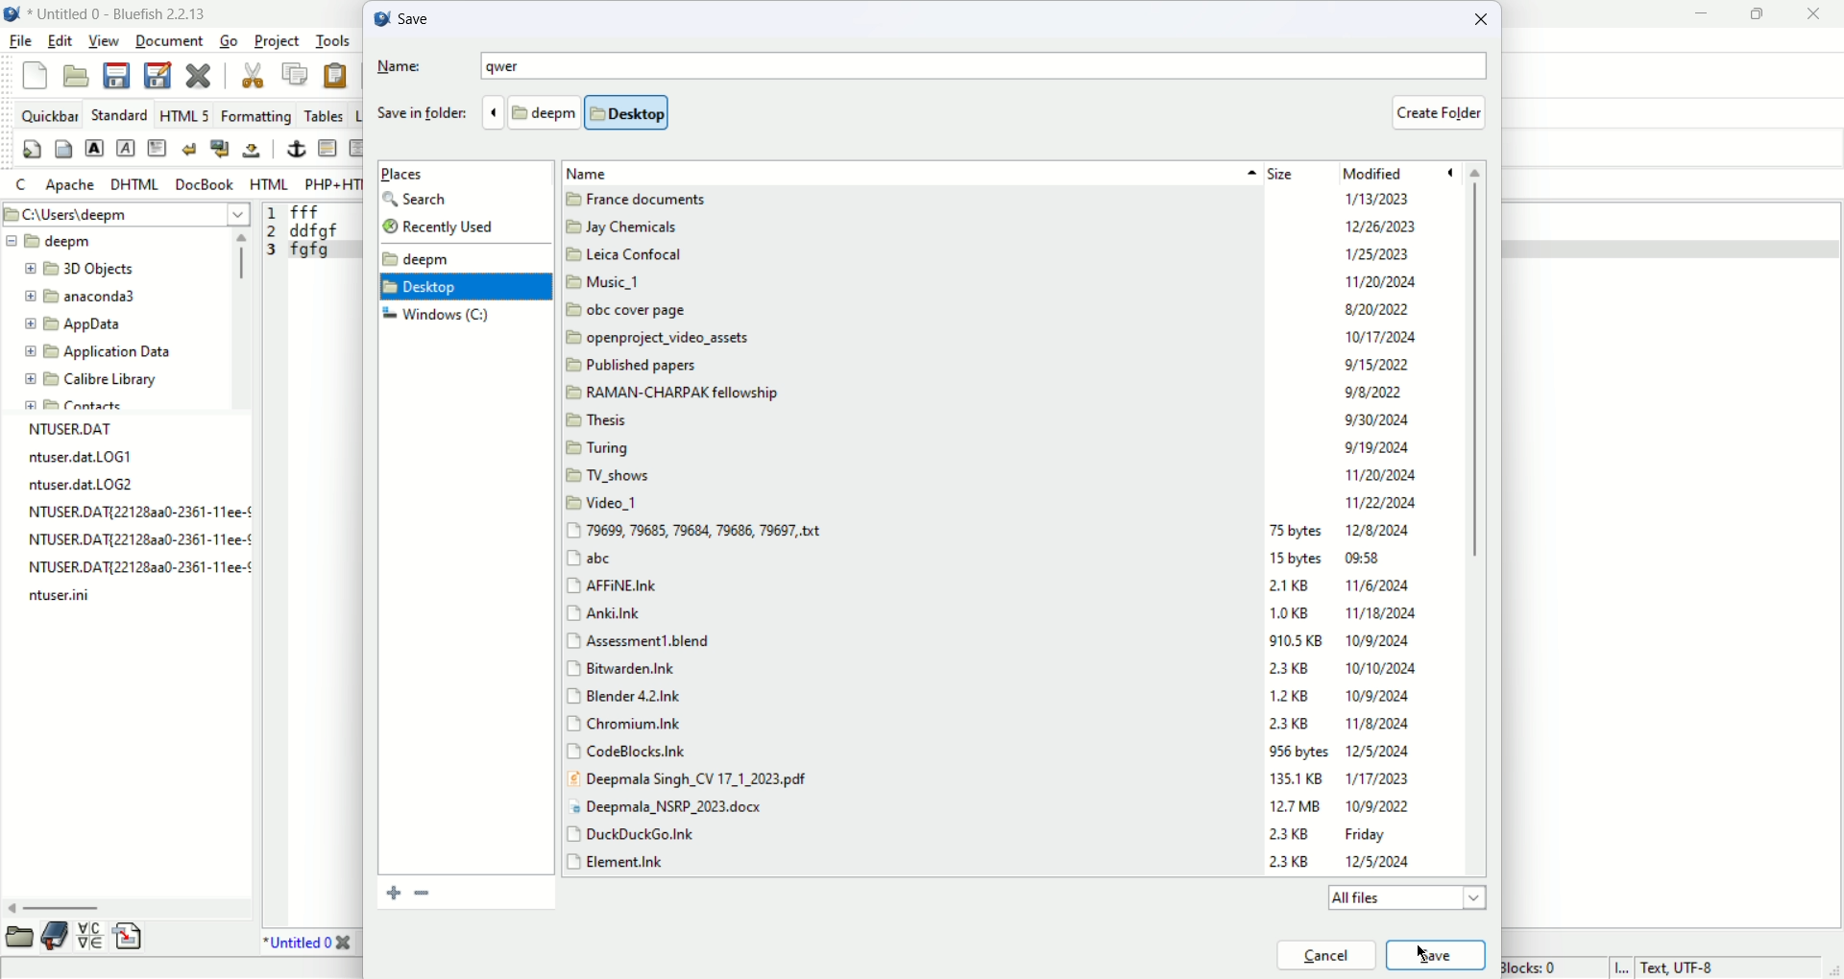 The image size is (1844, 979). Describe the element at coordinates (337, 78) in the screenshot. I see `paste` at that location.